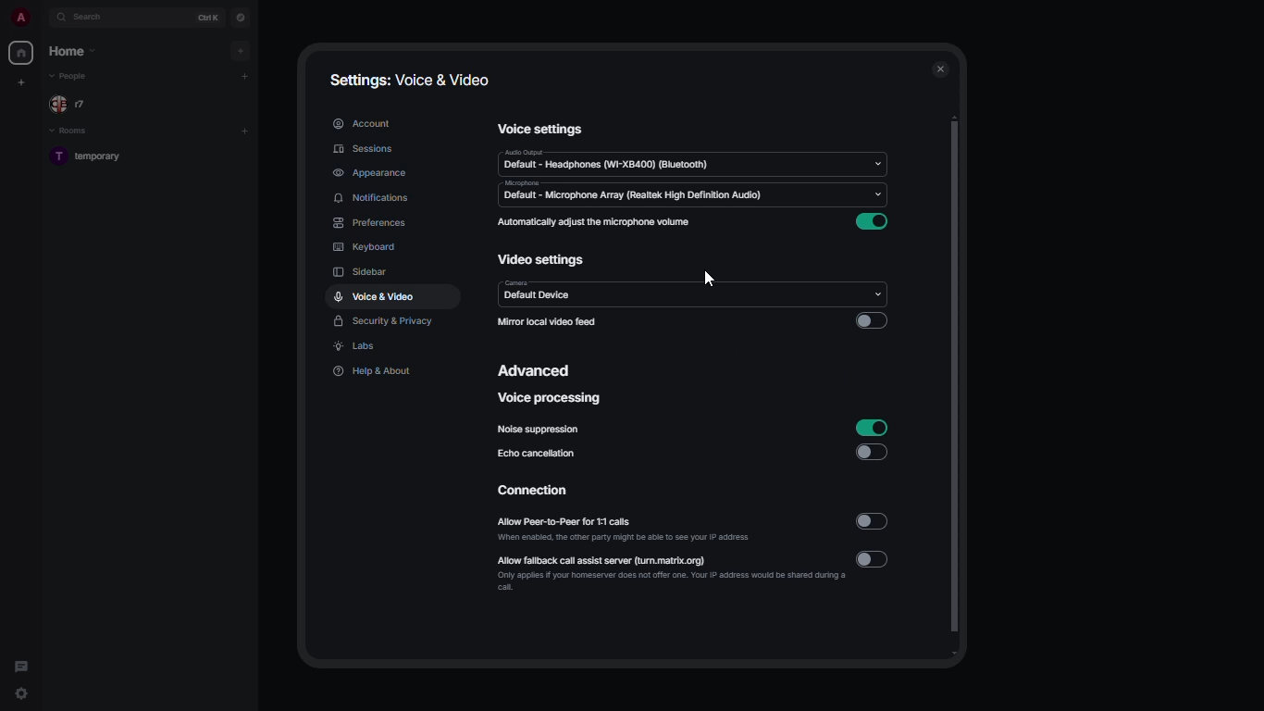 This screenshot has height=711, width=1264. What do you see at coordinates (19, 82) in the screenshot?
I see `create new space` at bounding box center [19, 82].